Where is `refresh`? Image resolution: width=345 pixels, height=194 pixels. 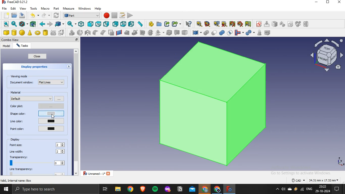
refresh is located at coordinates (56, 15).